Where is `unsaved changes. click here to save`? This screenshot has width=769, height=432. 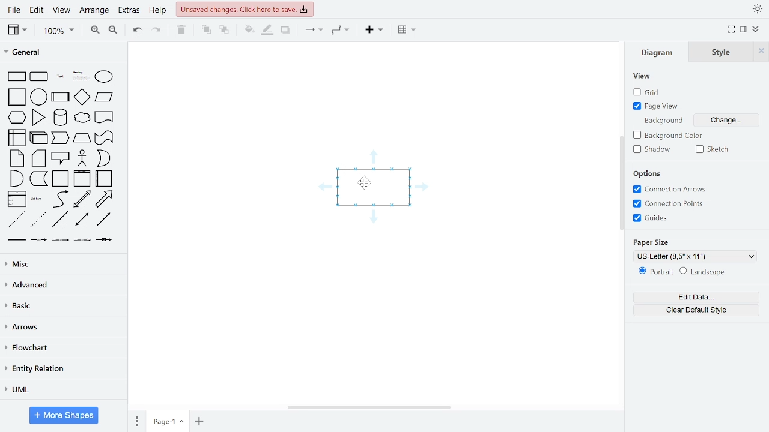
unsaved changes. click here to save is located at coordinates (244, 9).